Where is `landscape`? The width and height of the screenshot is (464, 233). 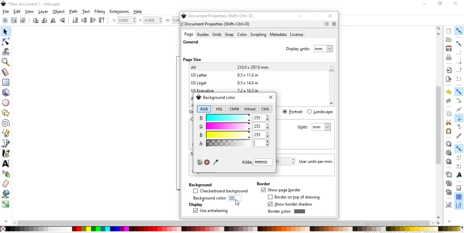
landscape is located at coordinates (320, 112).